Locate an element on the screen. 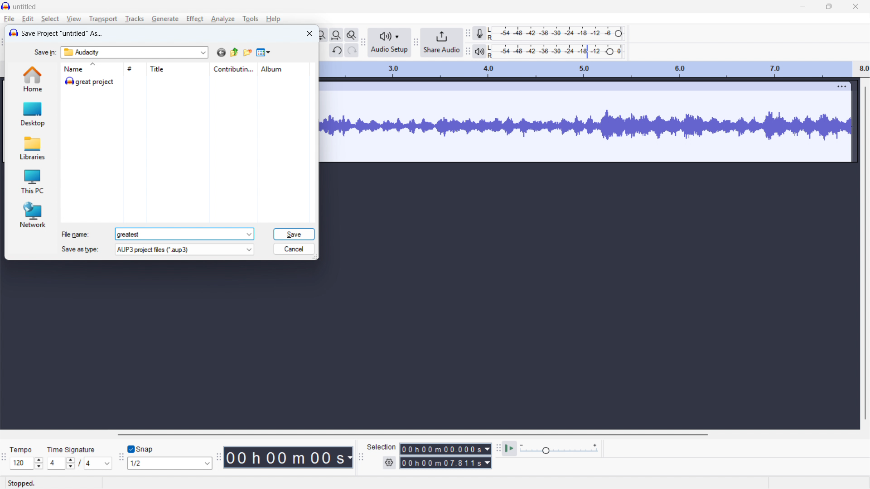 The height and width of the screenshot is (489, 870). save as type is located at coordinates (184, 249).